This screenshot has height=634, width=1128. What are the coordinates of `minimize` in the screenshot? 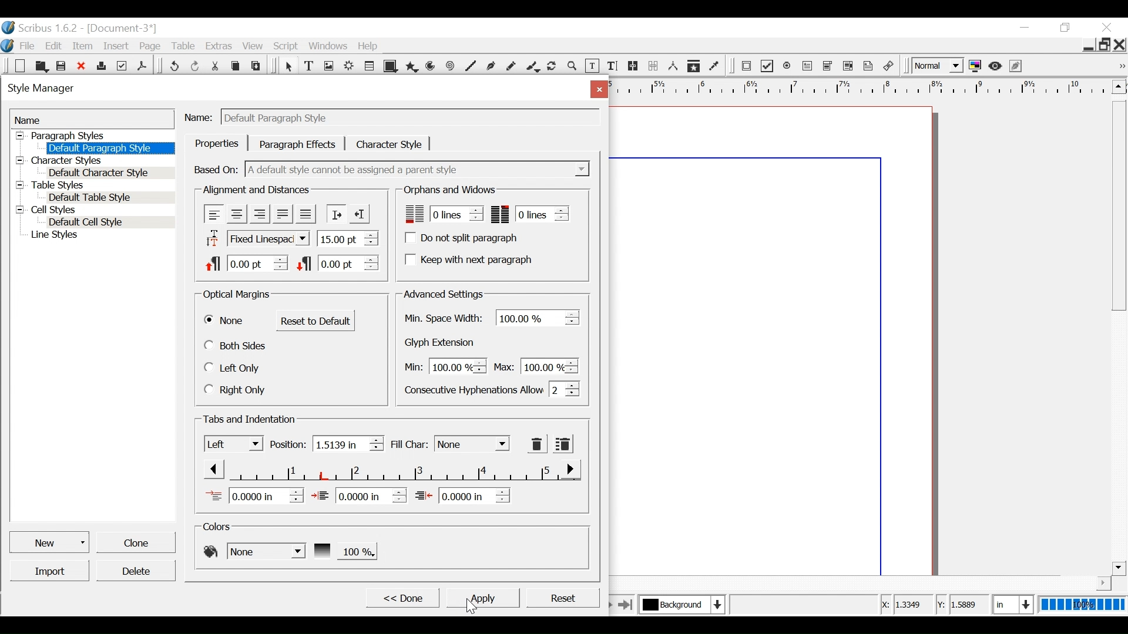 It's located at (1024, 27).